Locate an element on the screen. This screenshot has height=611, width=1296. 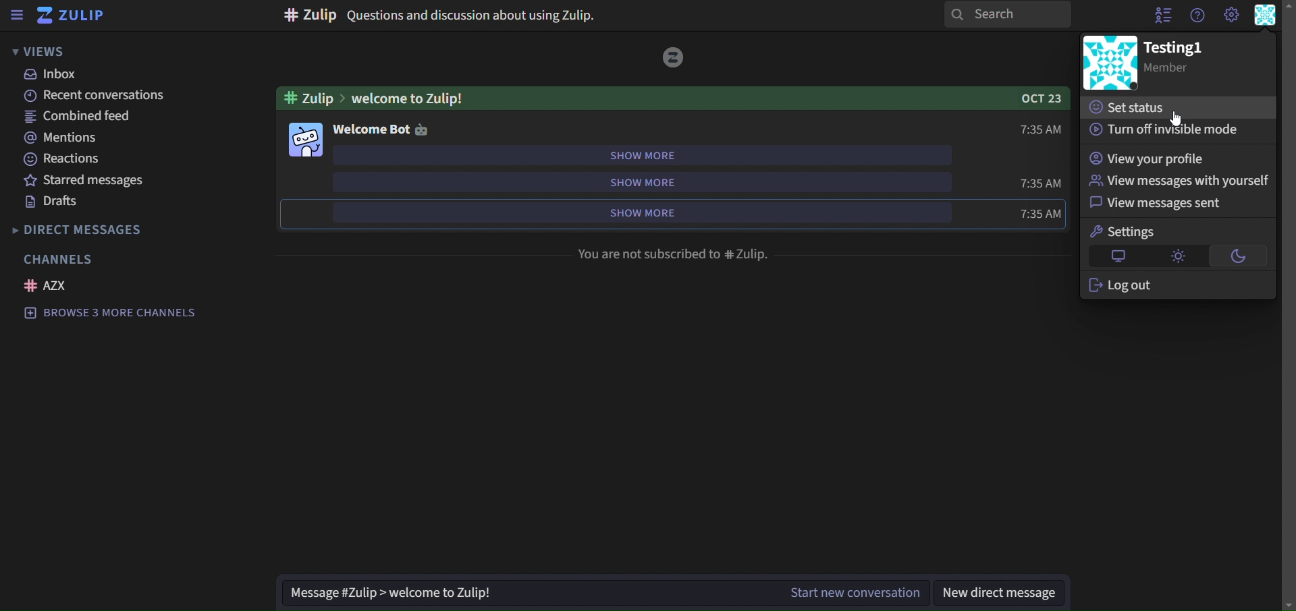
reactions is located at coordinates (63, 160).